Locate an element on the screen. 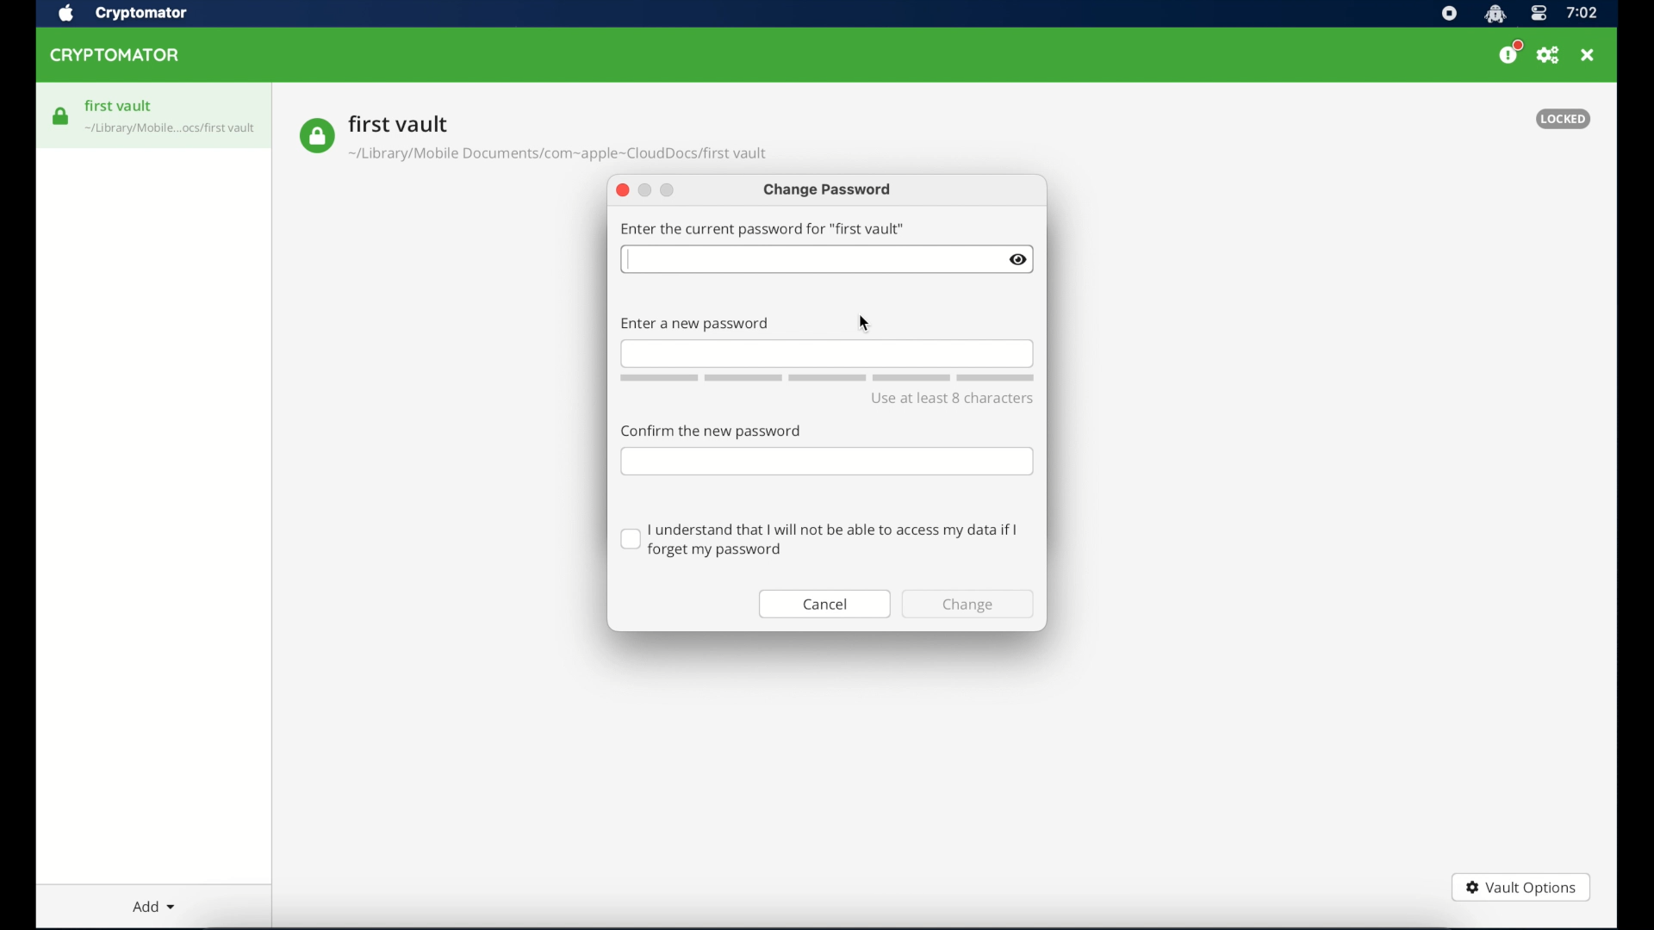 This screenshot has height=930, width=1654. vault icon is located at coordinates (316, 136).